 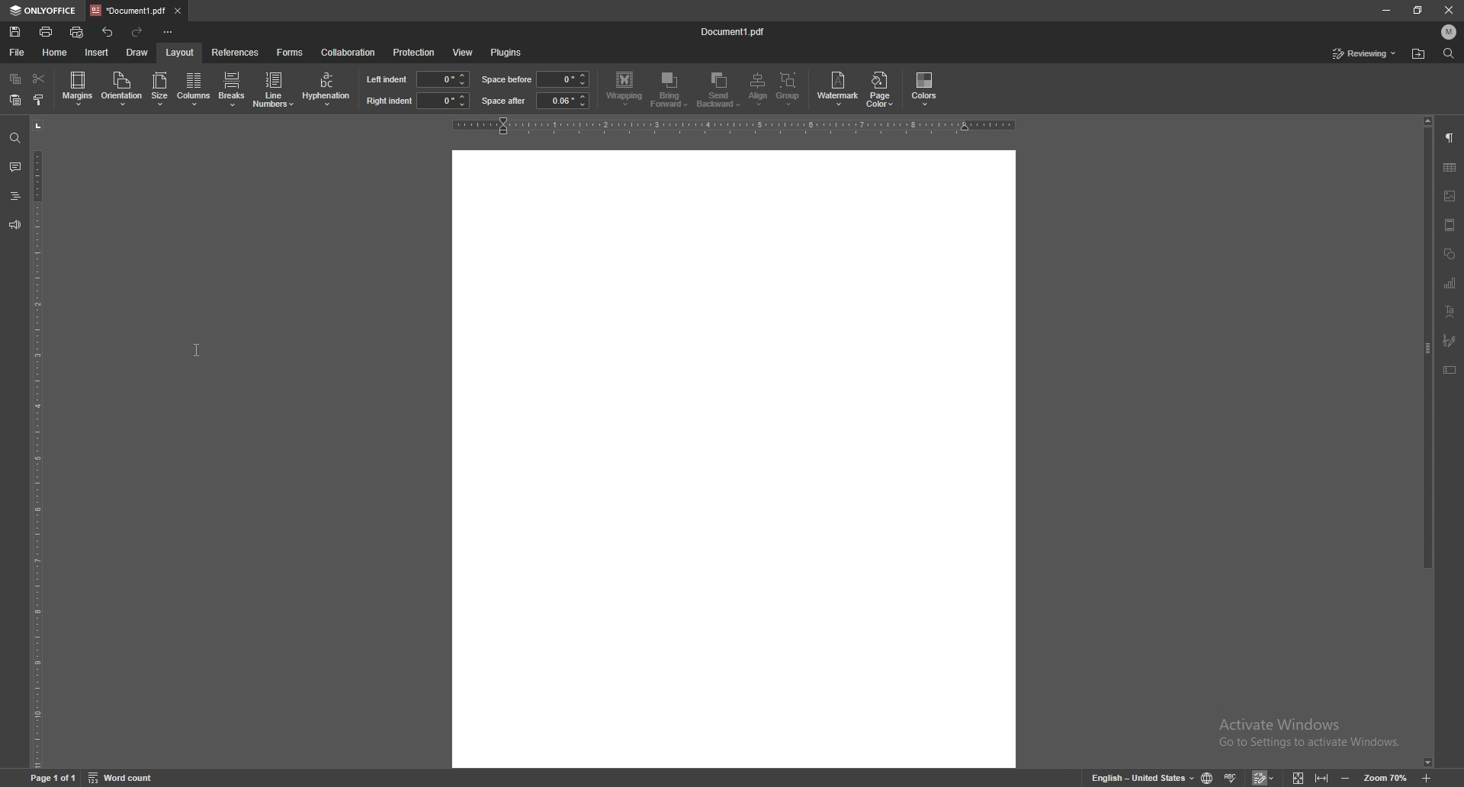 I want to click on comment, so click(x=15, y=168).